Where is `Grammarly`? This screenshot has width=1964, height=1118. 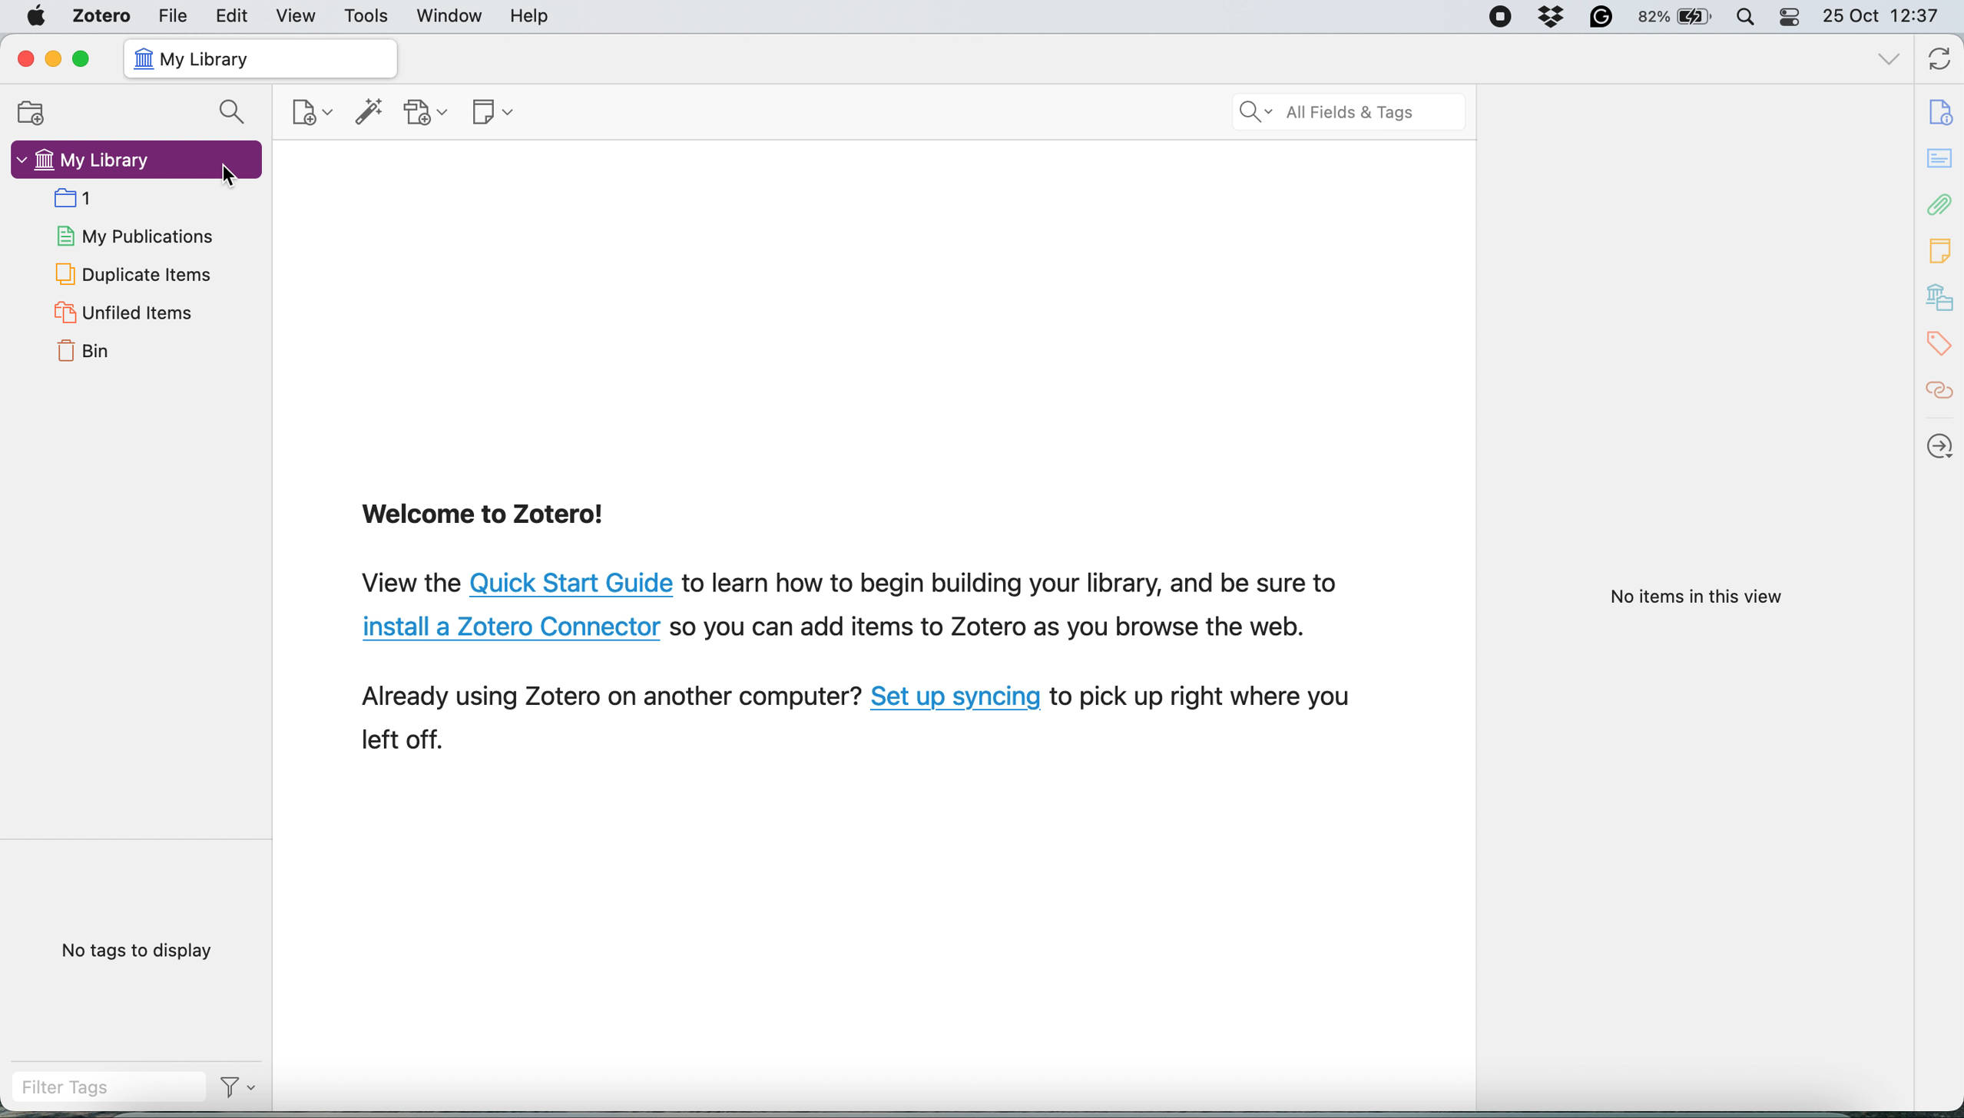 Grammarly is located at coordinates (1598, 16).